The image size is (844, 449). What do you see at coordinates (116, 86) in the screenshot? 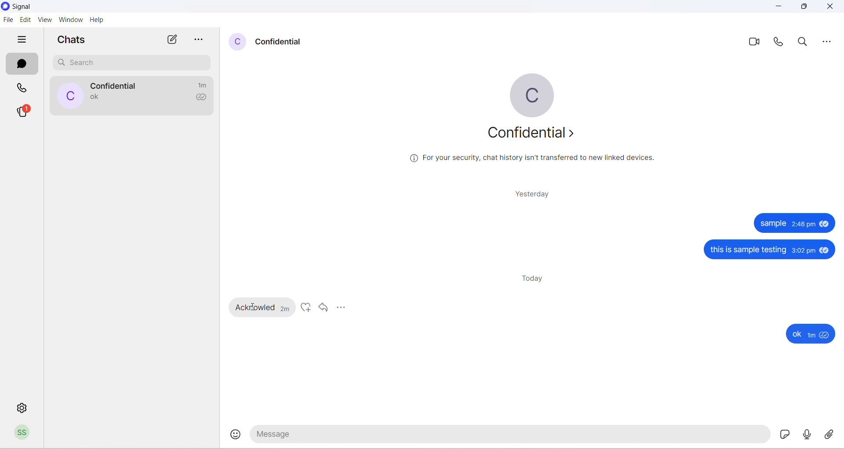
I see `contact name` at bounding box center [116, 86].